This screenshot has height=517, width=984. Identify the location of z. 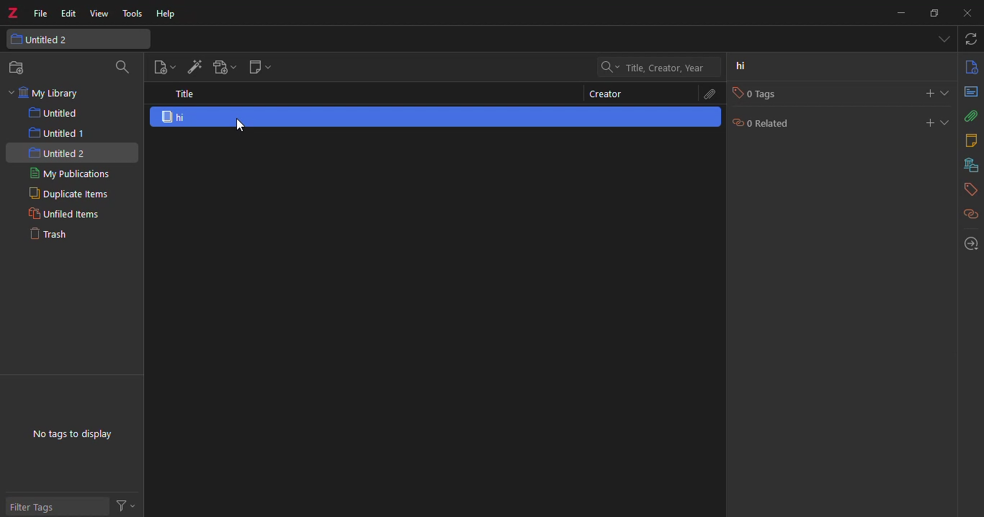
(15, 14).